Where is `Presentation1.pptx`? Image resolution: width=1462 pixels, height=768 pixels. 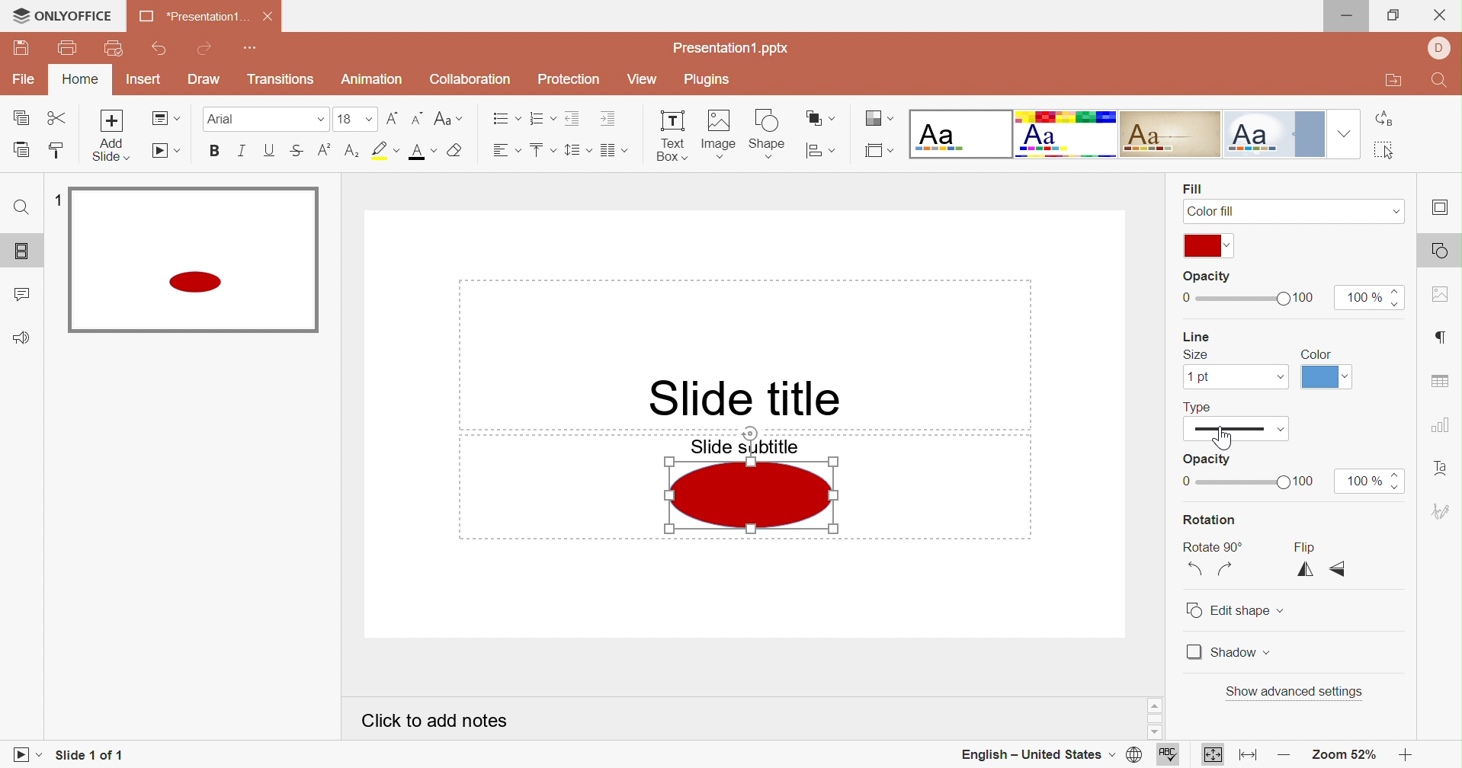
Presentation1.pptx is located at coordinates (732, 50).